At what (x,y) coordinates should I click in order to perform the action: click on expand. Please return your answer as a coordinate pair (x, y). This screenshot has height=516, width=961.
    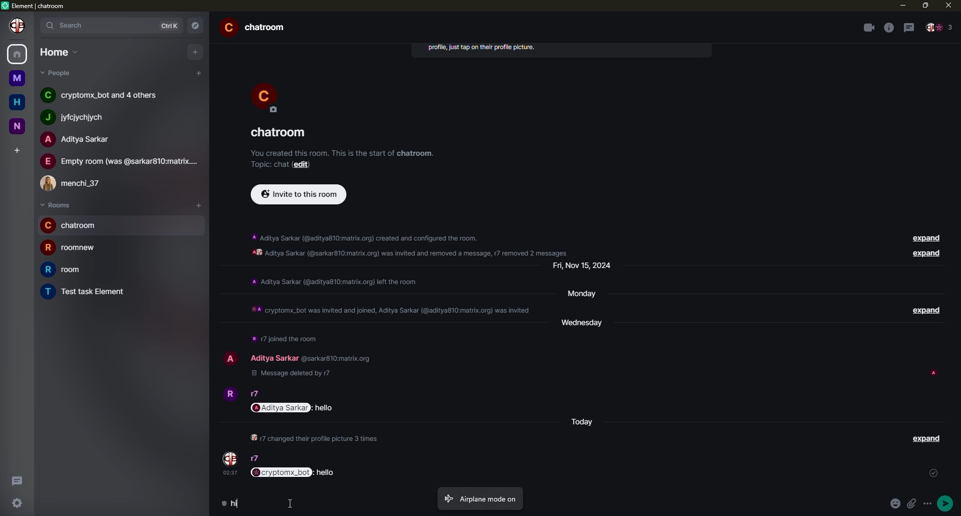
    Looking at the image, I should click on (927, 254).